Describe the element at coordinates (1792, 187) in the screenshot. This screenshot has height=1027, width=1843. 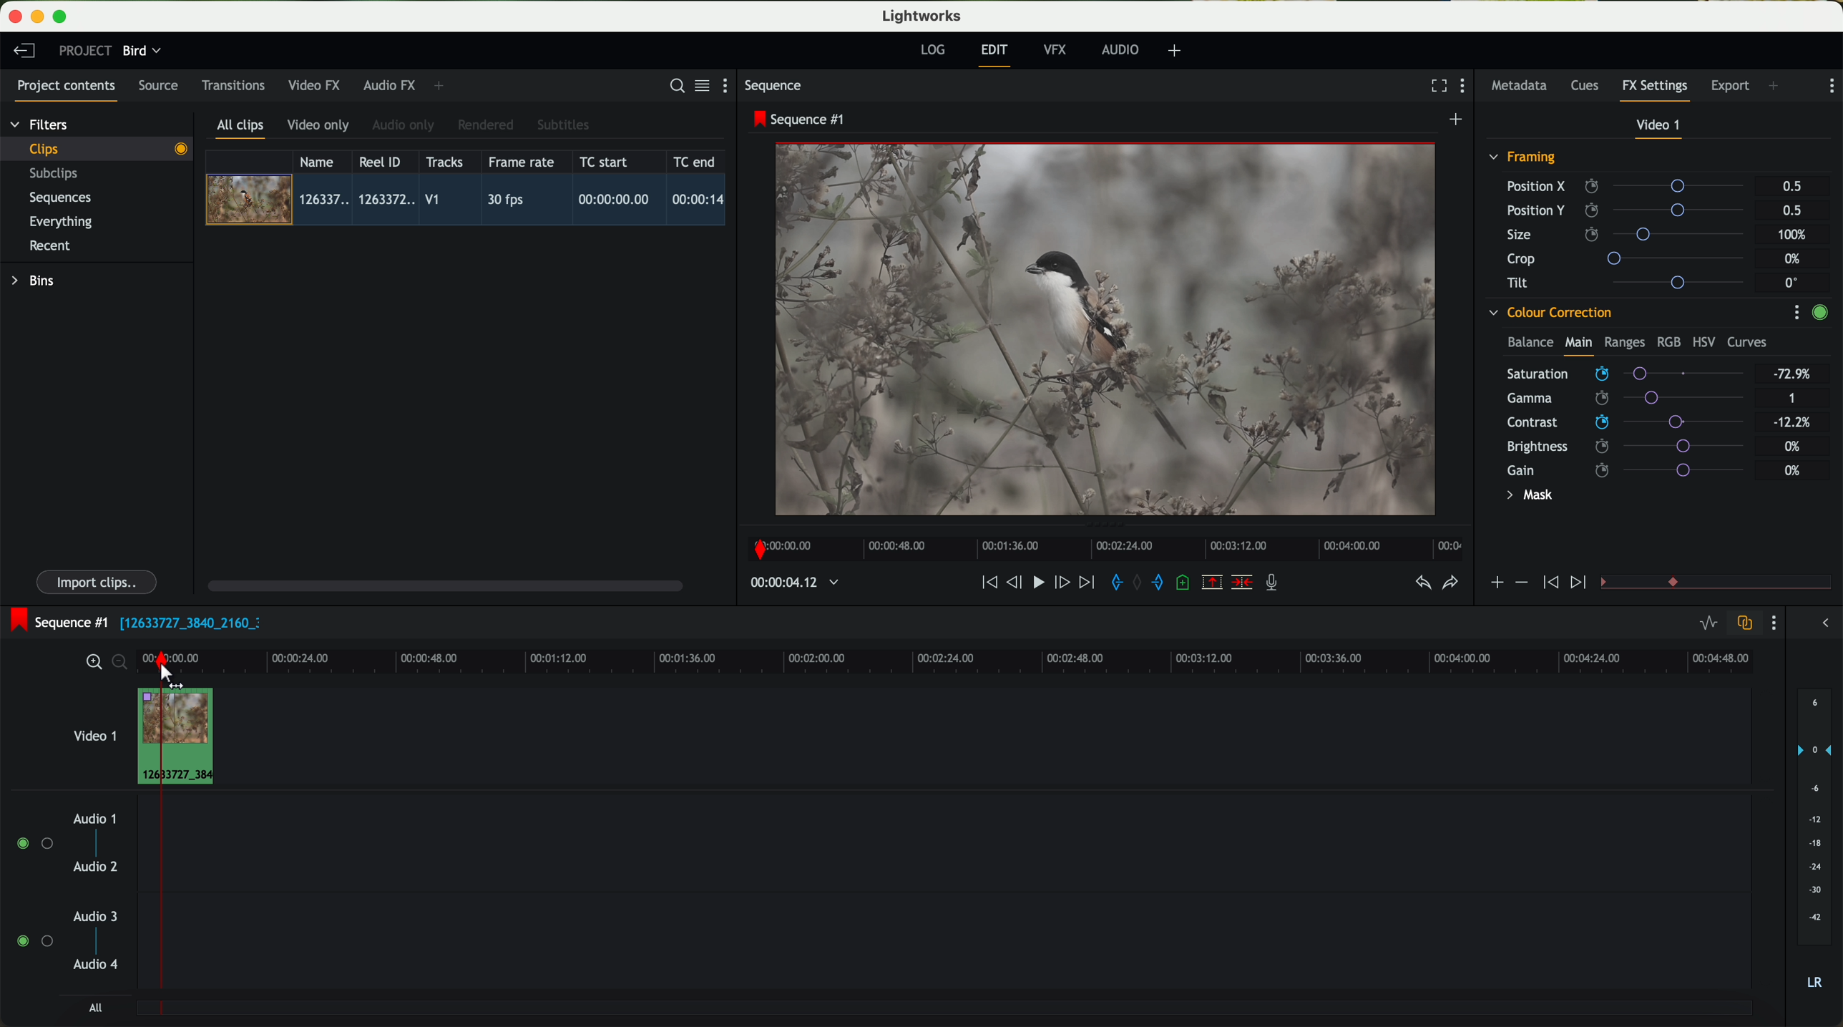
I see `0.5` at that location.